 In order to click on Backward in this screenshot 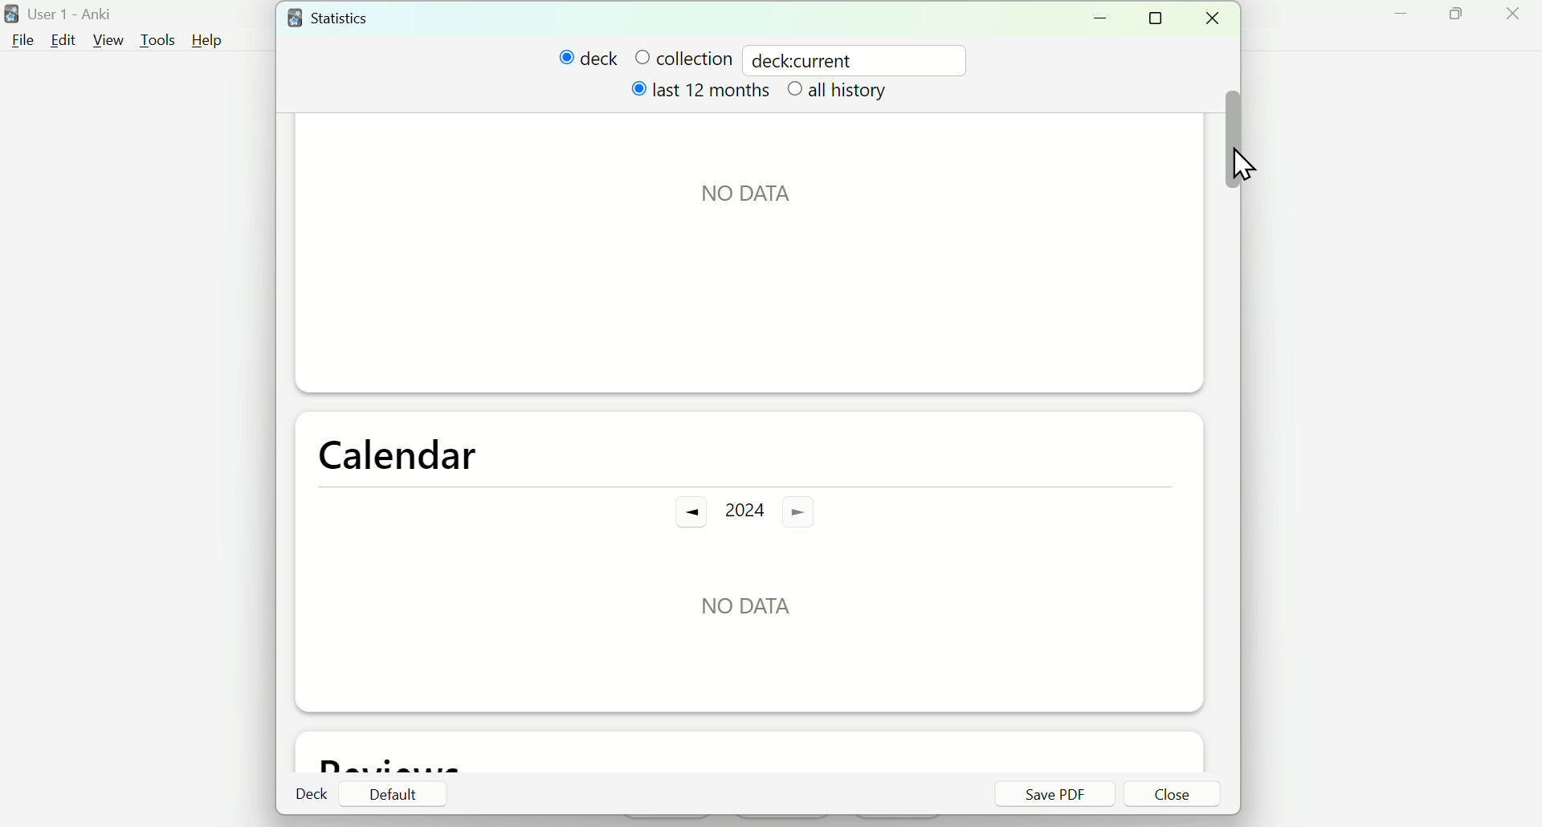, I will do `click(682, 512)`.